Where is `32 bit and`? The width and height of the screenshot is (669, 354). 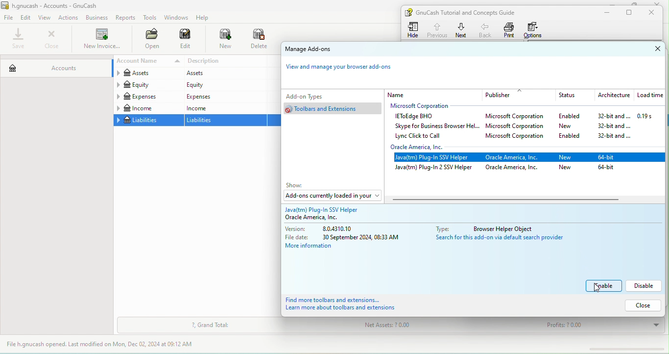
32 bit and is located at coordinates (614, 126).